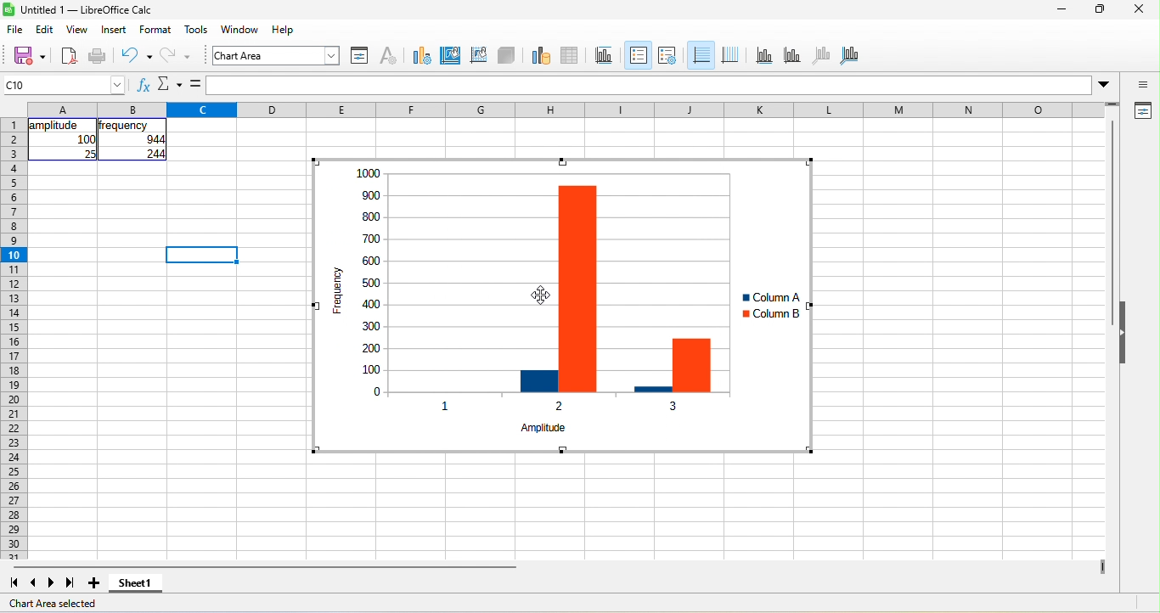  I want to click on cell name, so click(63, 85).